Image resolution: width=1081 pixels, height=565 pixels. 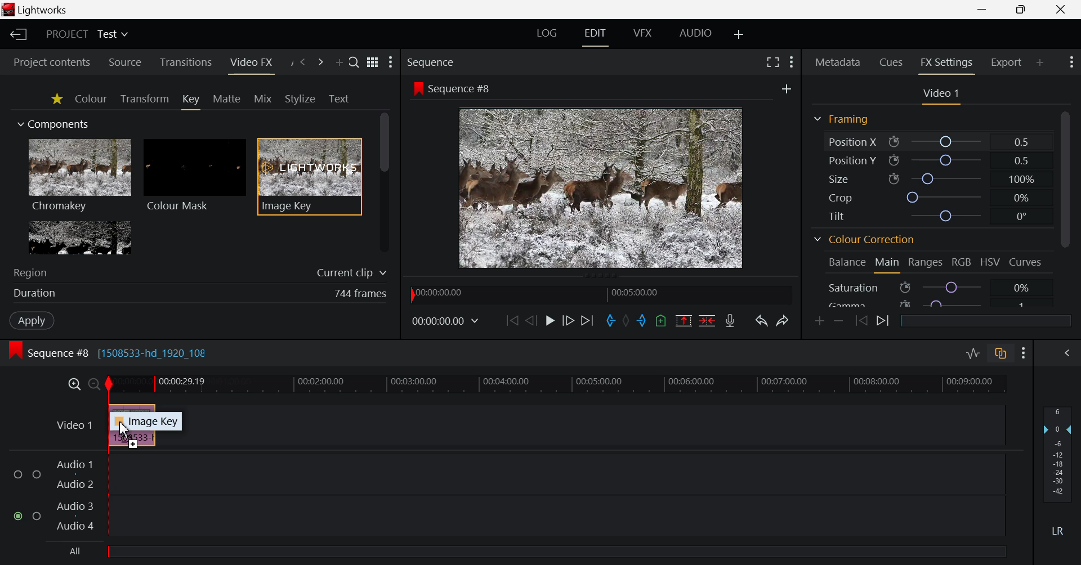 I want to click on Duration, so click(x=35, y=293).